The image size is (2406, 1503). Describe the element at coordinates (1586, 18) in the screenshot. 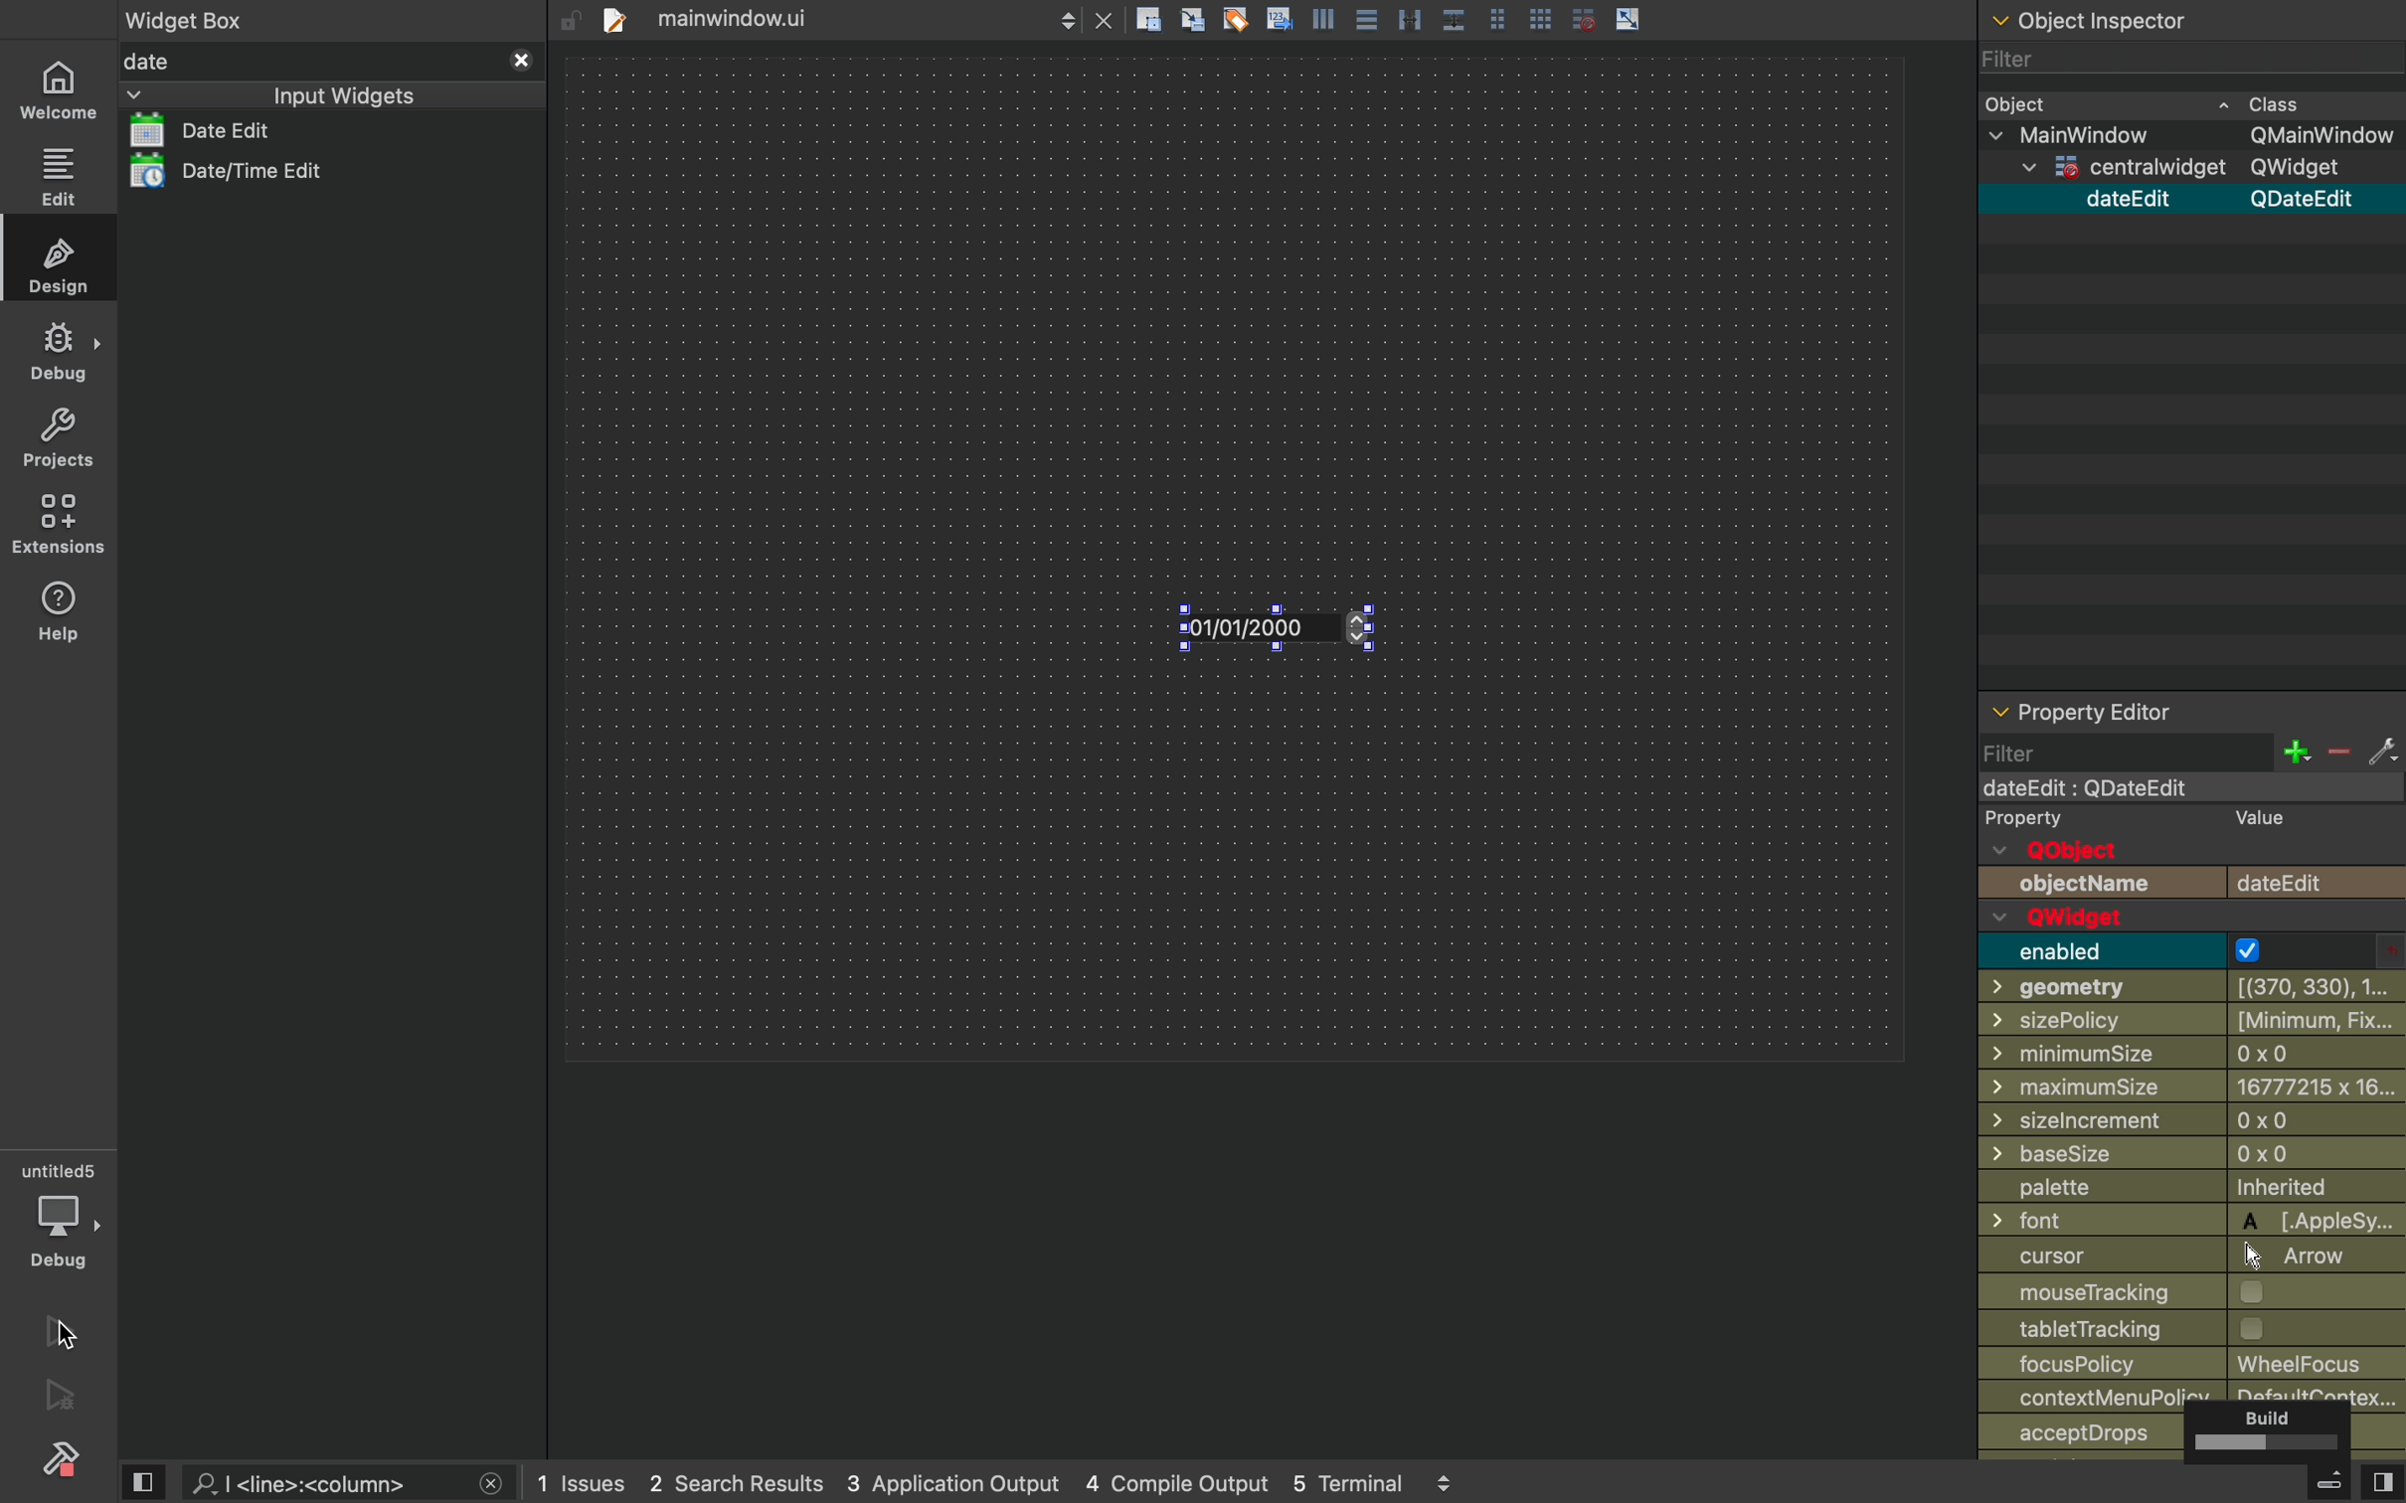

I see `disable grid snap` at that location.